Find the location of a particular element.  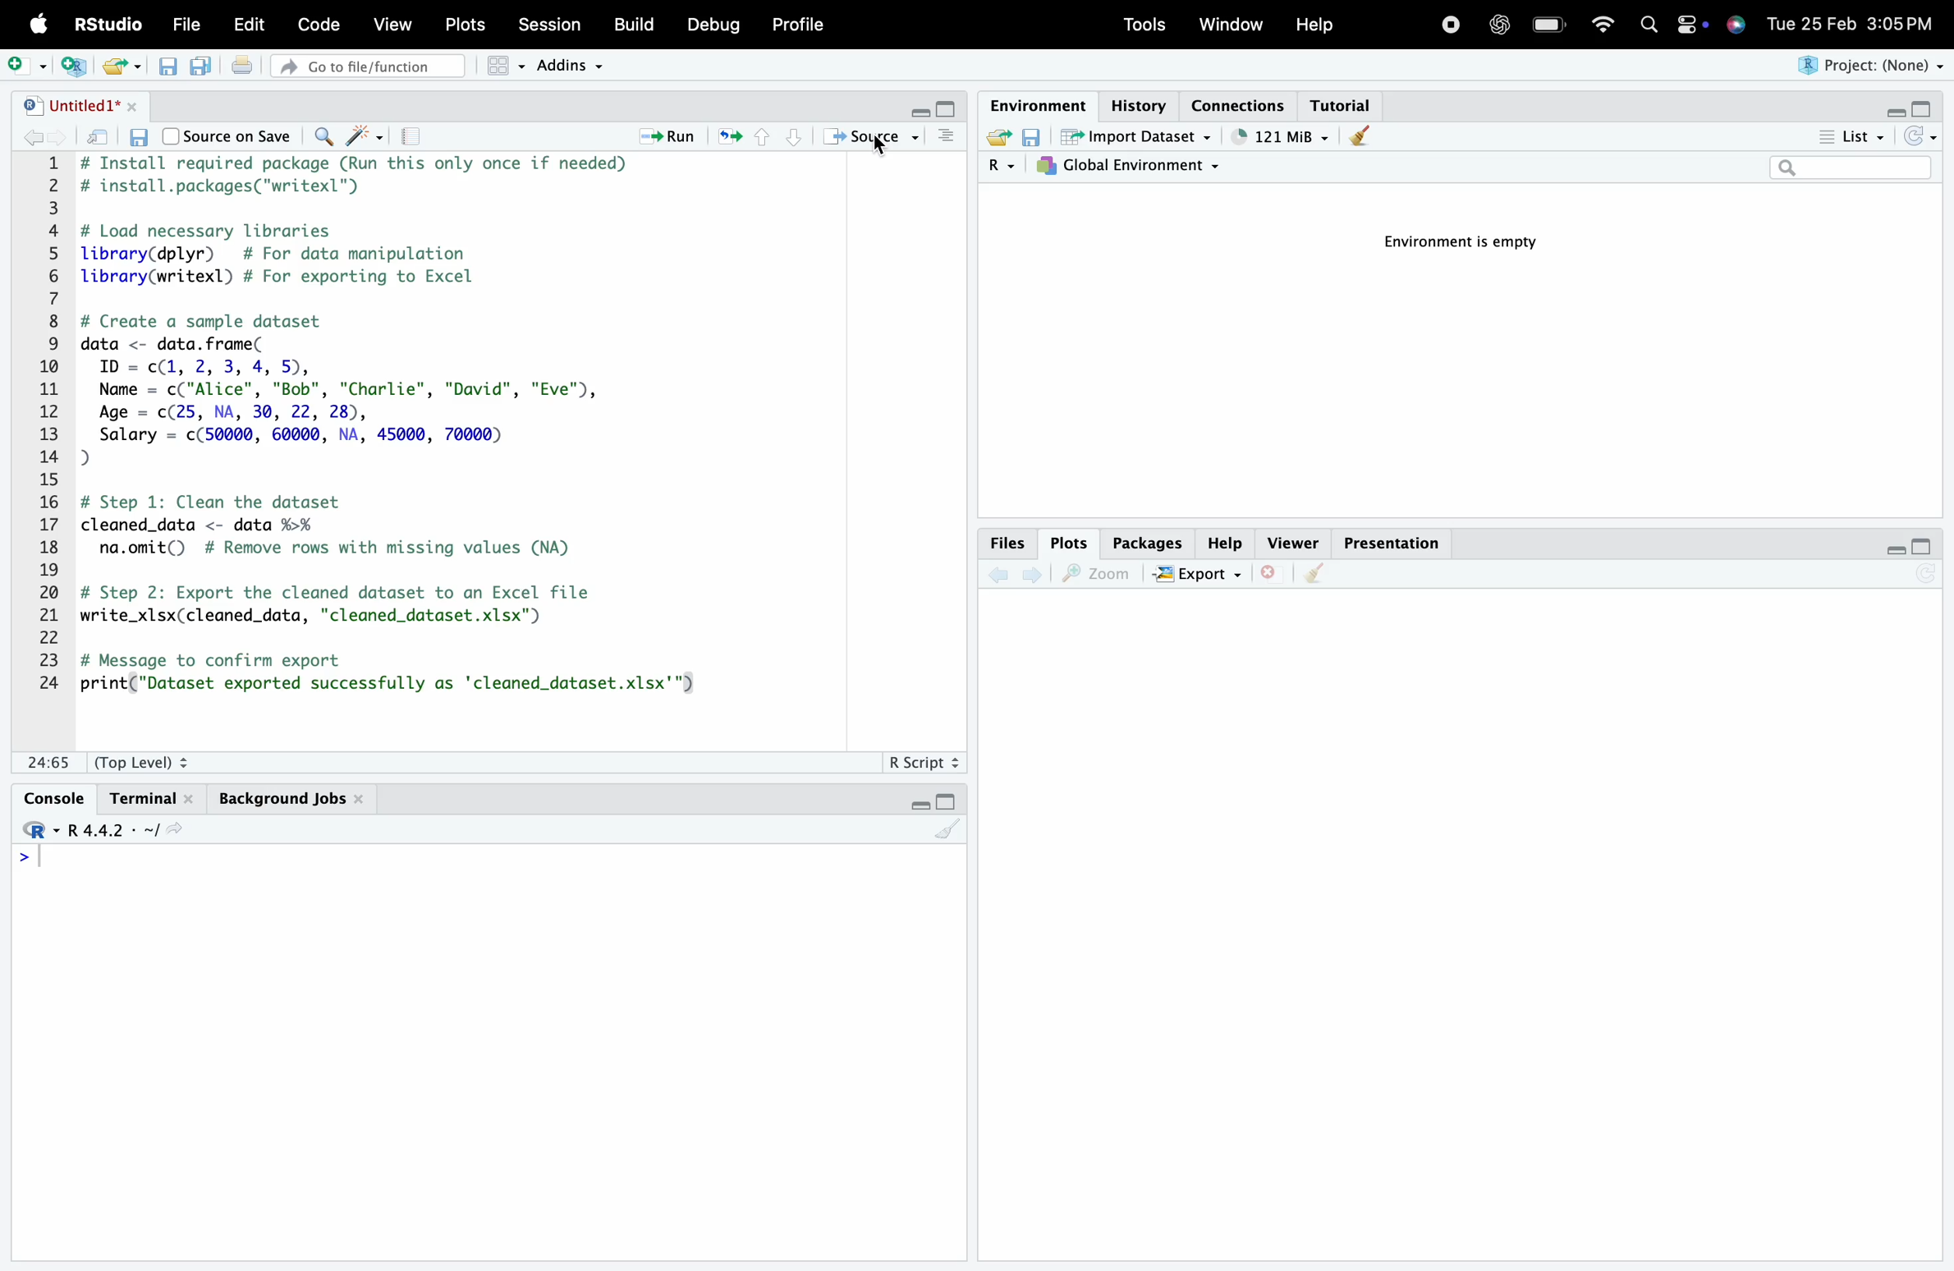

Go forward to the next source location (Ctrl + F10) is located at coordinates (1034, 572).